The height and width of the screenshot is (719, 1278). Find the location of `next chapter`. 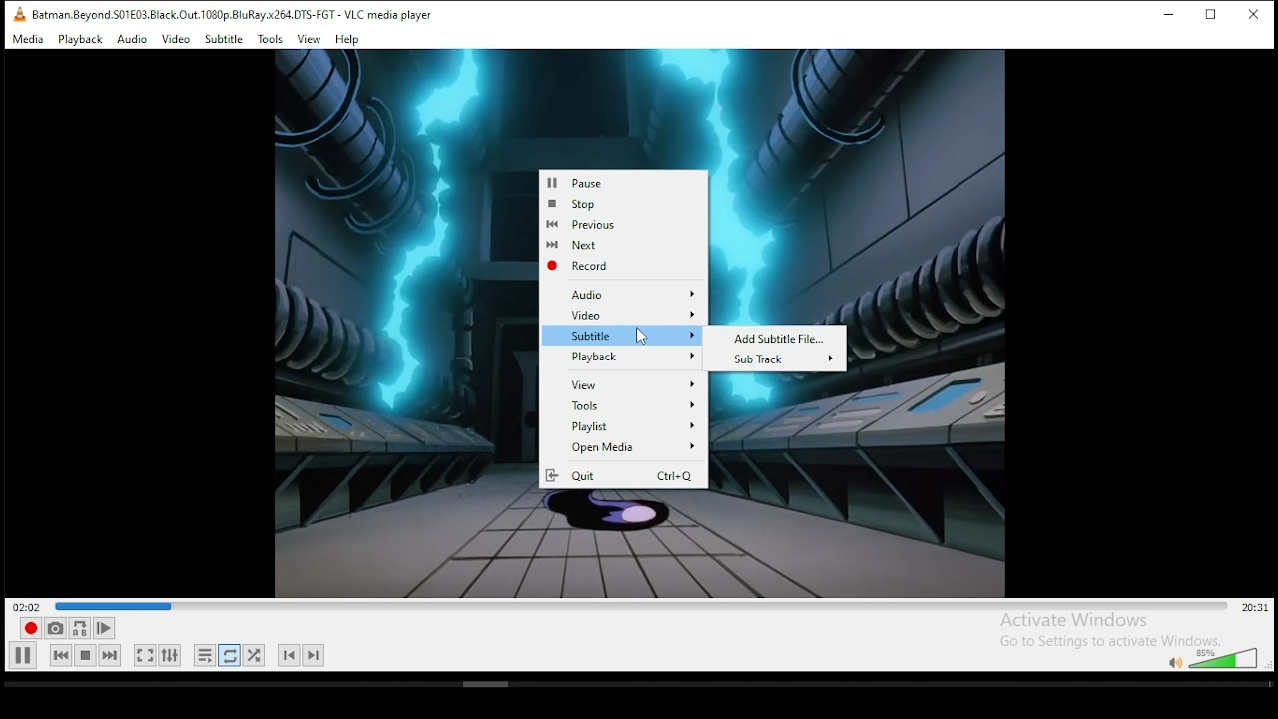

next chapter is located at coordinates (315, 655).